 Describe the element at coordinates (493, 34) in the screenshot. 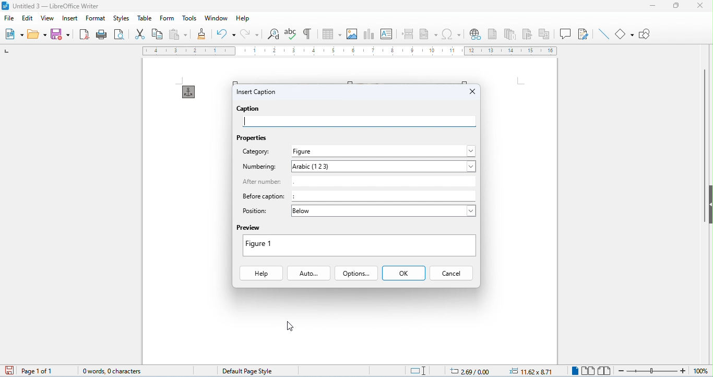

I see `insert footnote` at that location.